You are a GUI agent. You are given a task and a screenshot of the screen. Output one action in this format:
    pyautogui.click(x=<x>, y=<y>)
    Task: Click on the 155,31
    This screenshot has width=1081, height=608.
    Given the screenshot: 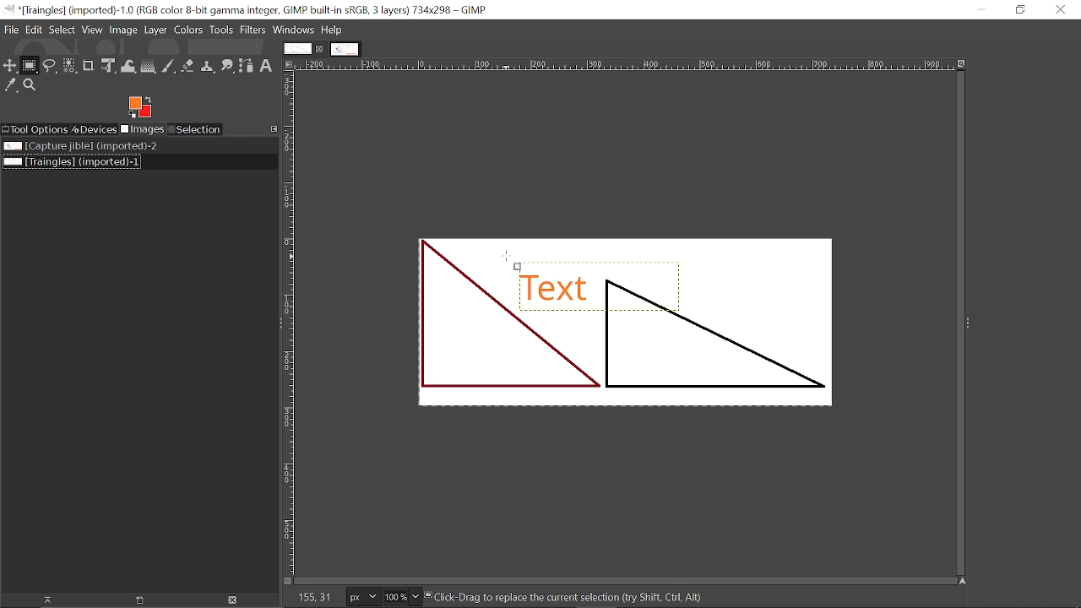 What is the action you would take?
    pyautogui.click(x=312, y=595)
    